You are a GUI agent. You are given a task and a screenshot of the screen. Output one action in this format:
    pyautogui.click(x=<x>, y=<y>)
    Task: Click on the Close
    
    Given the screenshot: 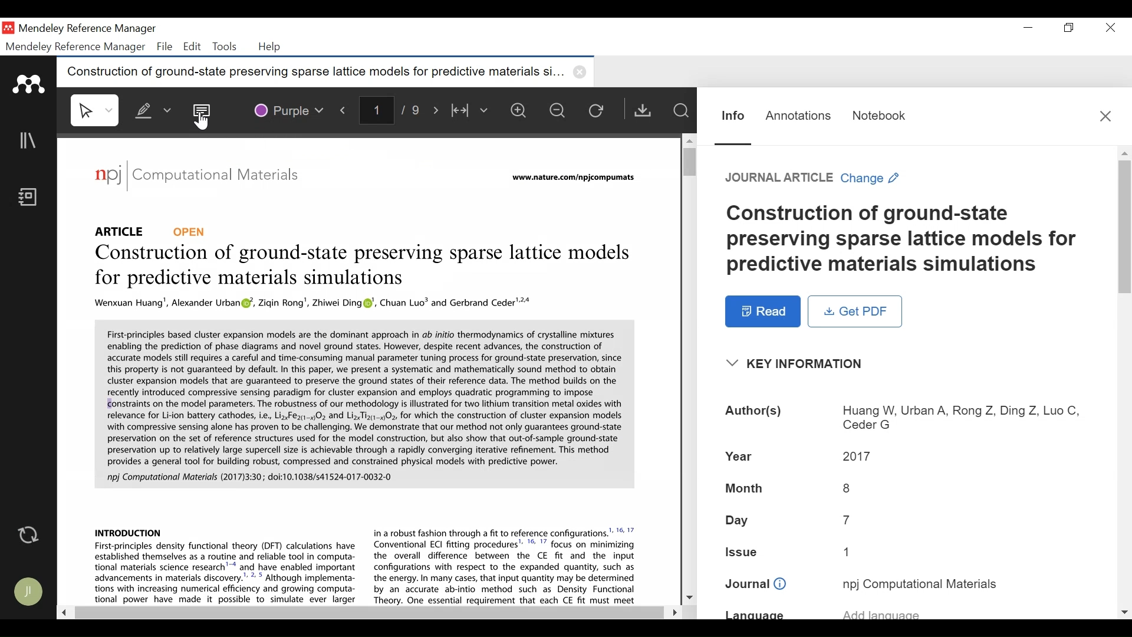 What is the action you would take?
    pyautogui.click(x=1106, y=115)
    